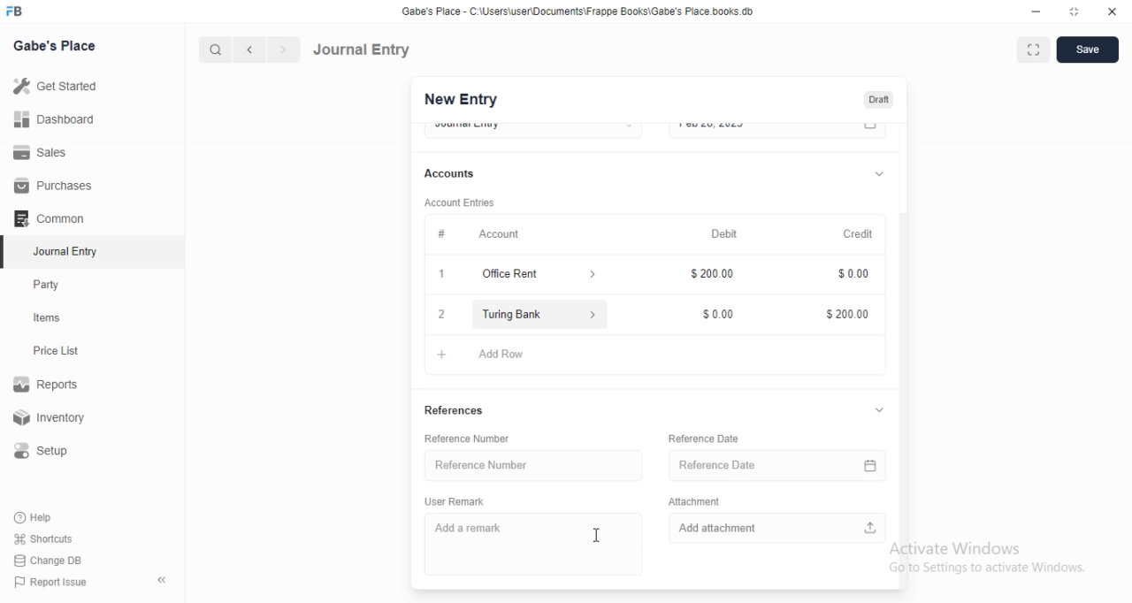 This screenshot has height=603, width=1132. Describe the element at coordinates (648, 356) in the screenshot. I see `+ AddRow` at that location.